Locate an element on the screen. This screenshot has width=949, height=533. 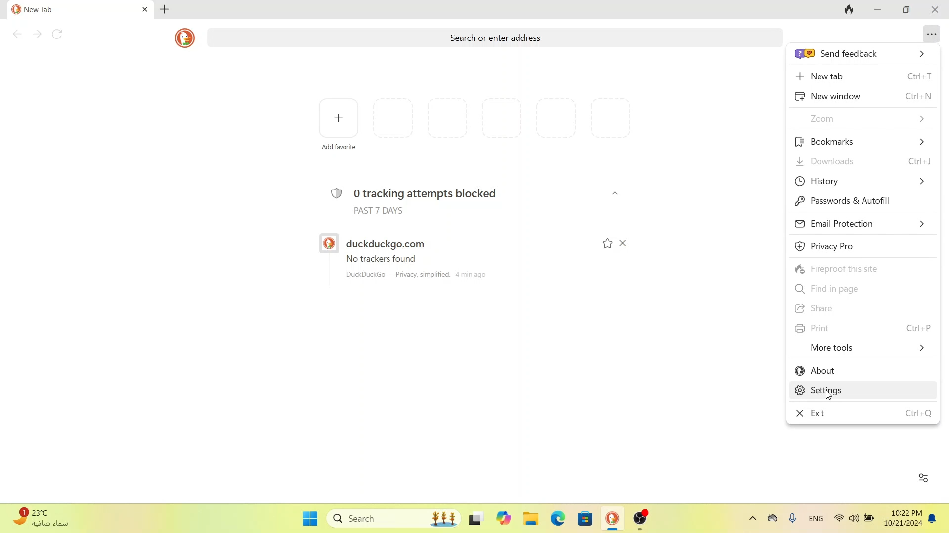
 is located at coordinates (475, 517).